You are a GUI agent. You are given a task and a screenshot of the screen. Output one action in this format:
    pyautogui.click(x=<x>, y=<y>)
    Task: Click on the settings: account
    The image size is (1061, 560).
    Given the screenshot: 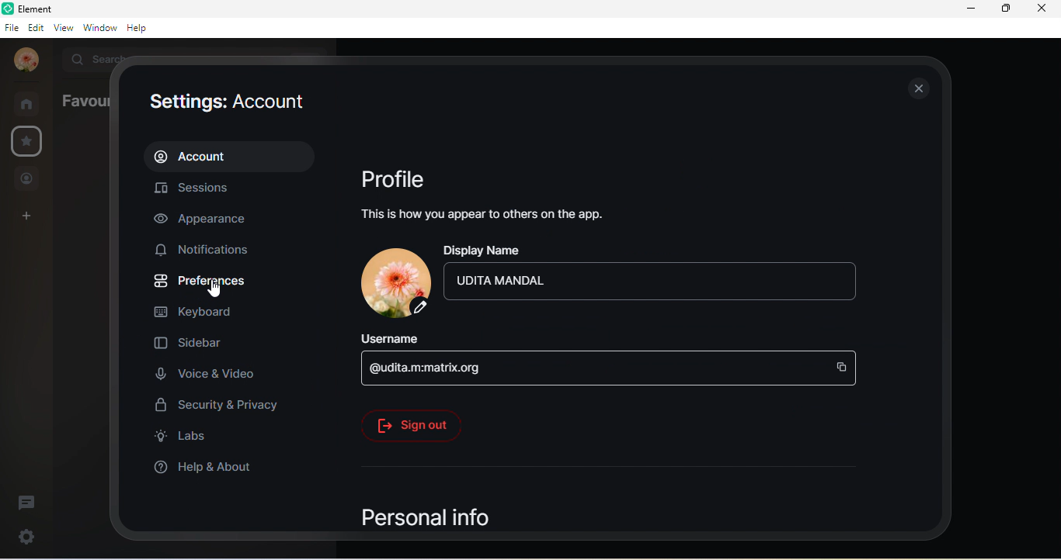 What is the action you would take?
    pyautogui.click(x=235, y=101)
    